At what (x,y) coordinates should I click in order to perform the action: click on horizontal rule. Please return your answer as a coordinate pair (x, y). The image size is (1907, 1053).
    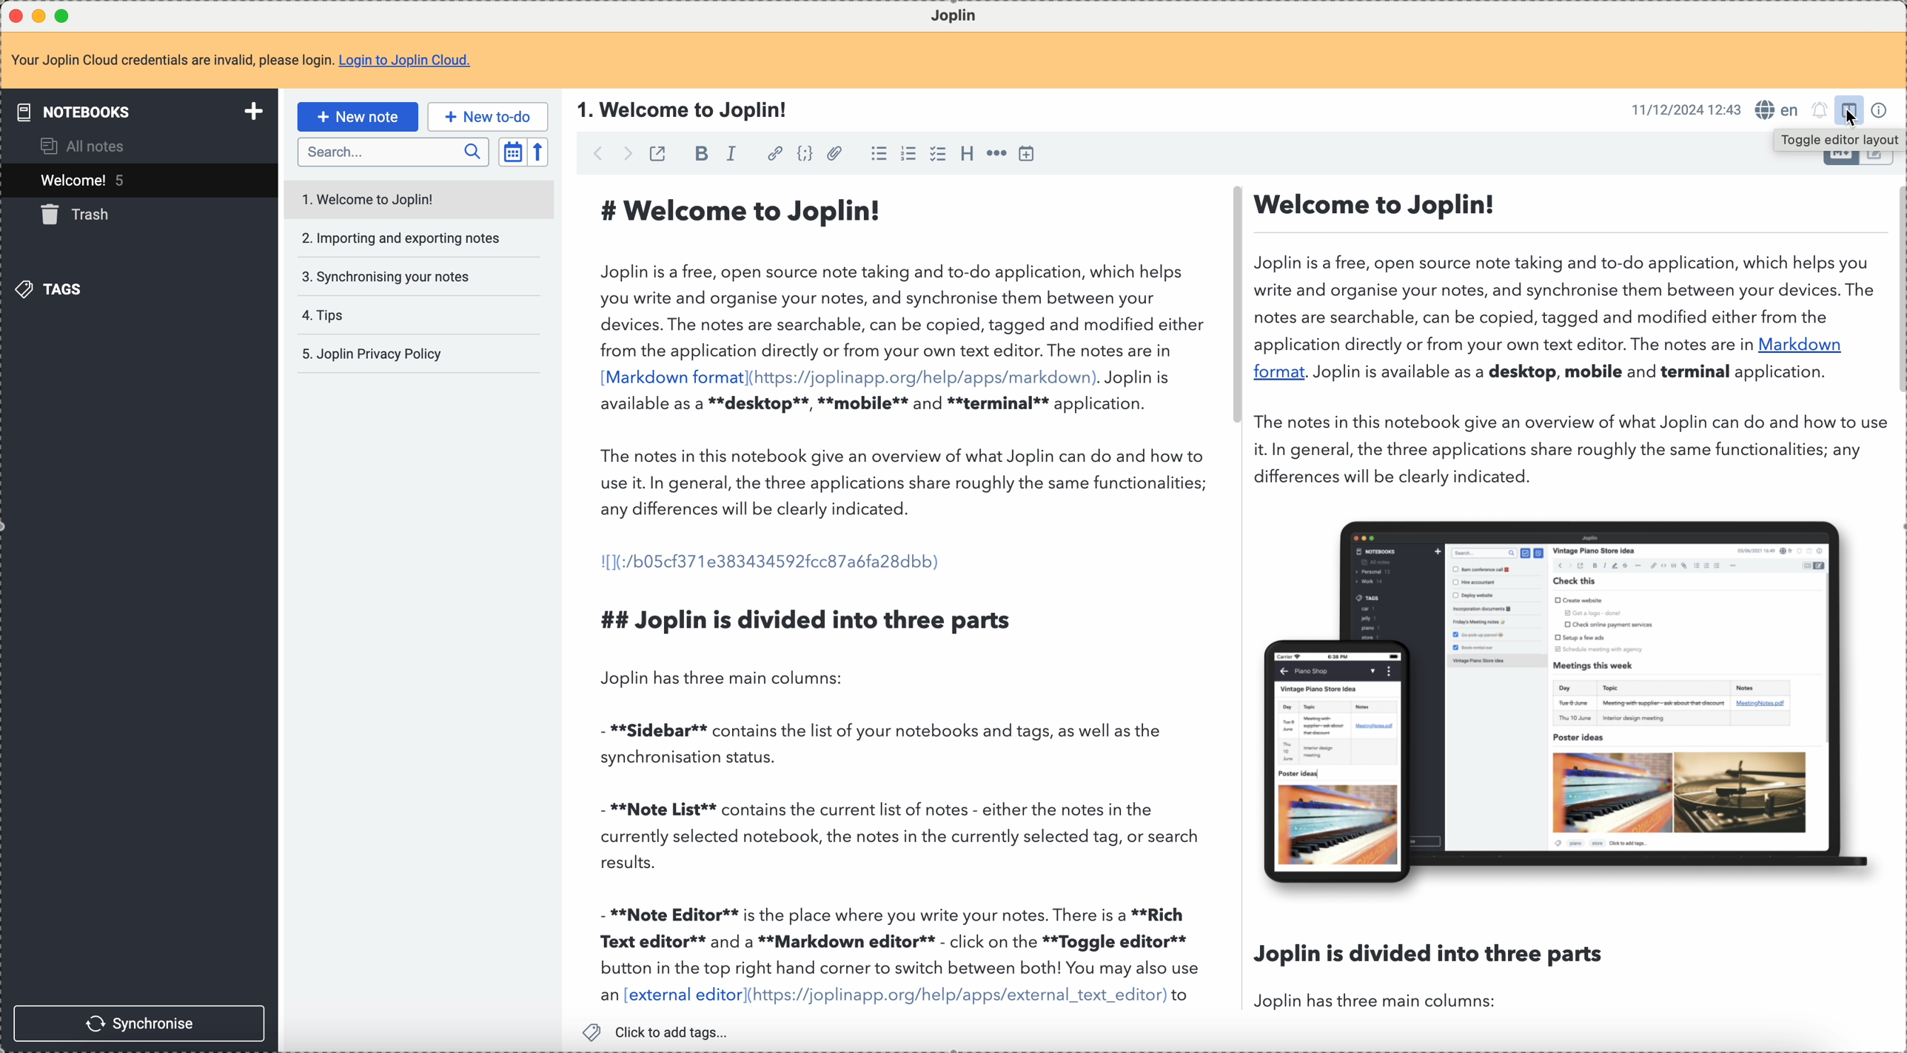
    Looking at the image, I should click on (995, 154).